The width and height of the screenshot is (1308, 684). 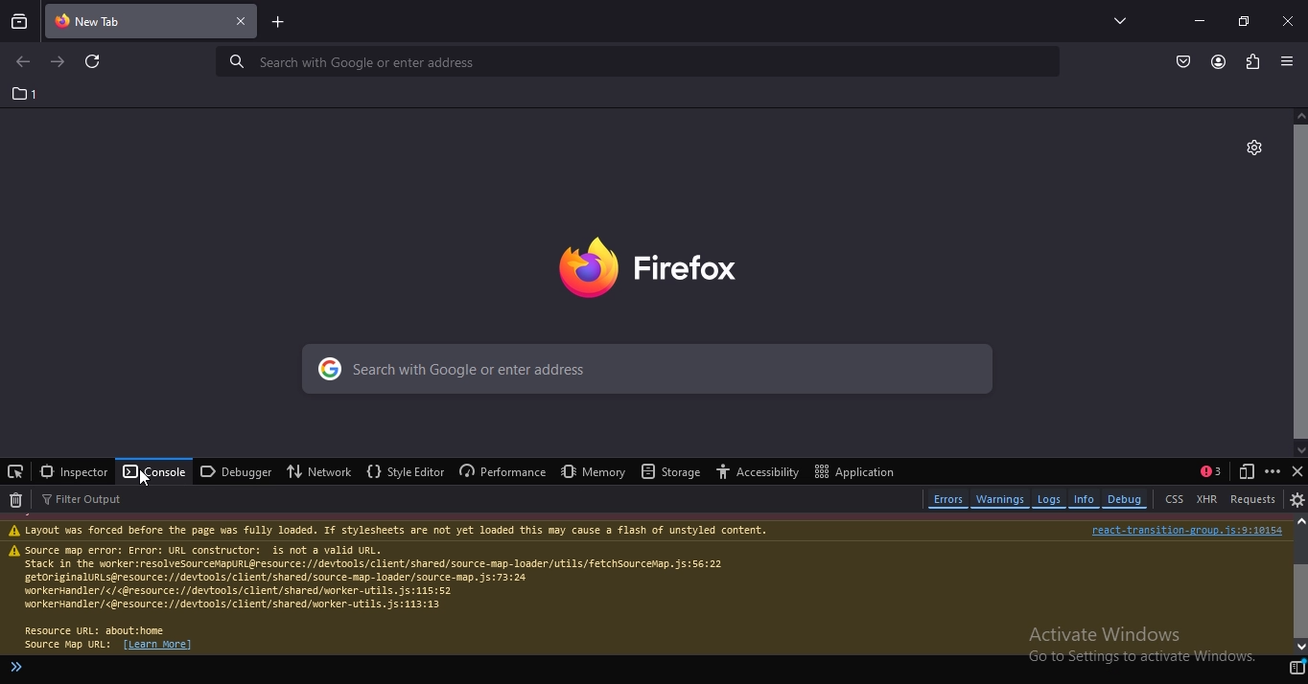 I want to click on filter output, so click(x=91, y=500).